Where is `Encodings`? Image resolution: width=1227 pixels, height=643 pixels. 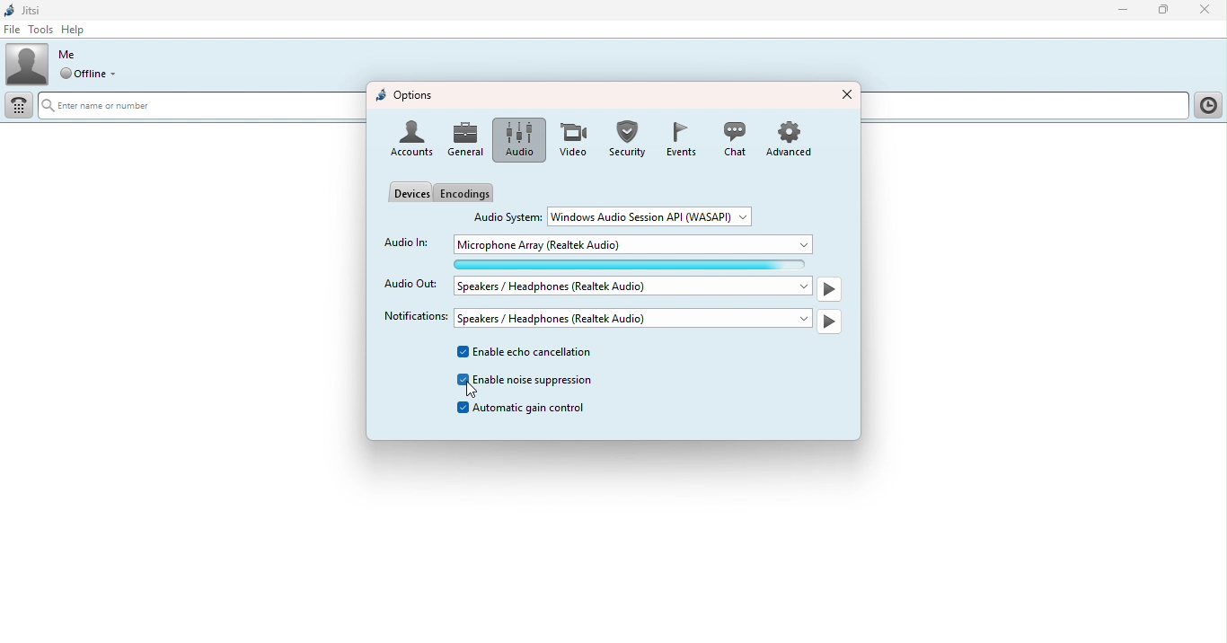 Encodings is located at coordinates (471, 193).